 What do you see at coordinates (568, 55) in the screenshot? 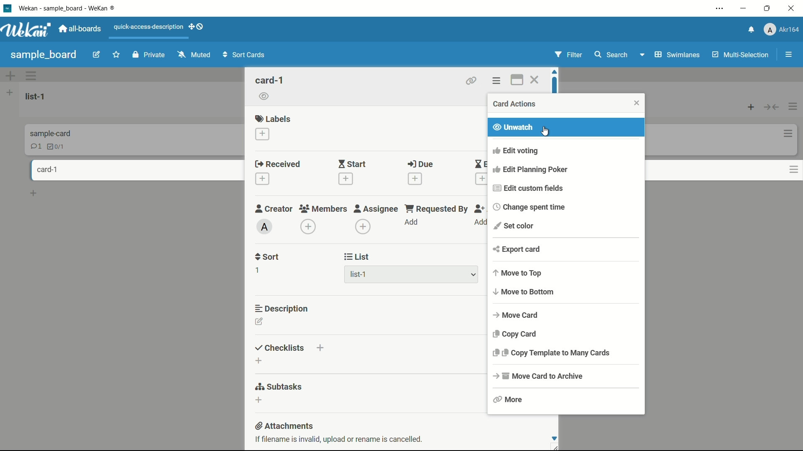
I see `filter` at bounding box center [568, 55].